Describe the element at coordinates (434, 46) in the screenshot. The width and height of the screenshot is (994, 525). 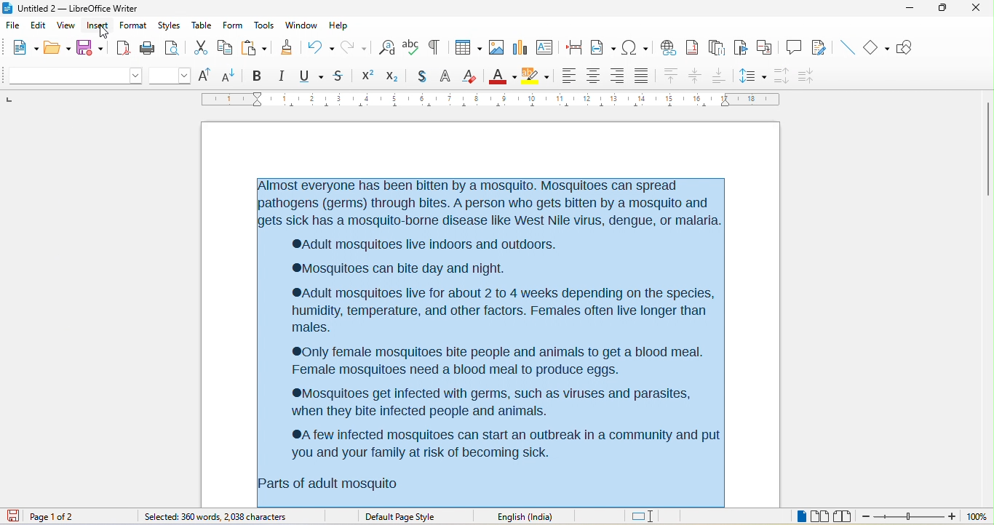
I see `toggle formatting marks` at that location.